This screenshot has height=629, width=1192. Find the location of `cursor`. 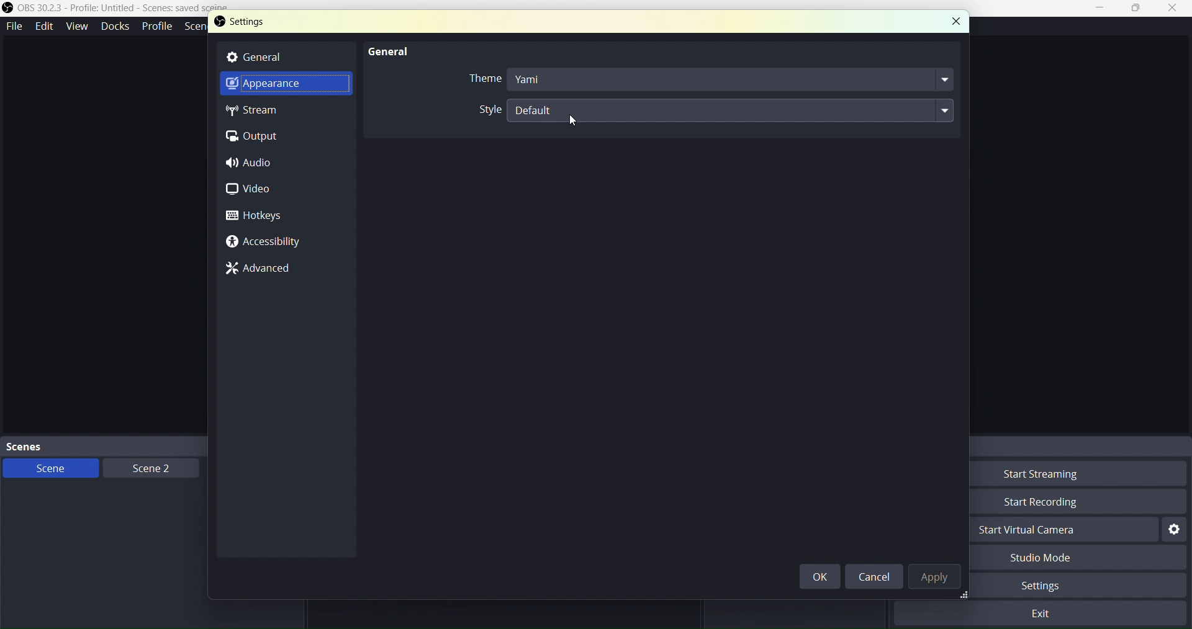

cursor is located at coordinates (569, 127).